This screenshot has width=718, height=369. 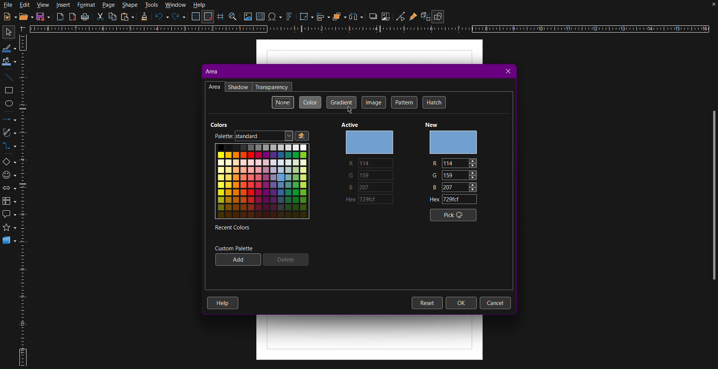 I want to click on Fontworks, so click(x=290, y=17).